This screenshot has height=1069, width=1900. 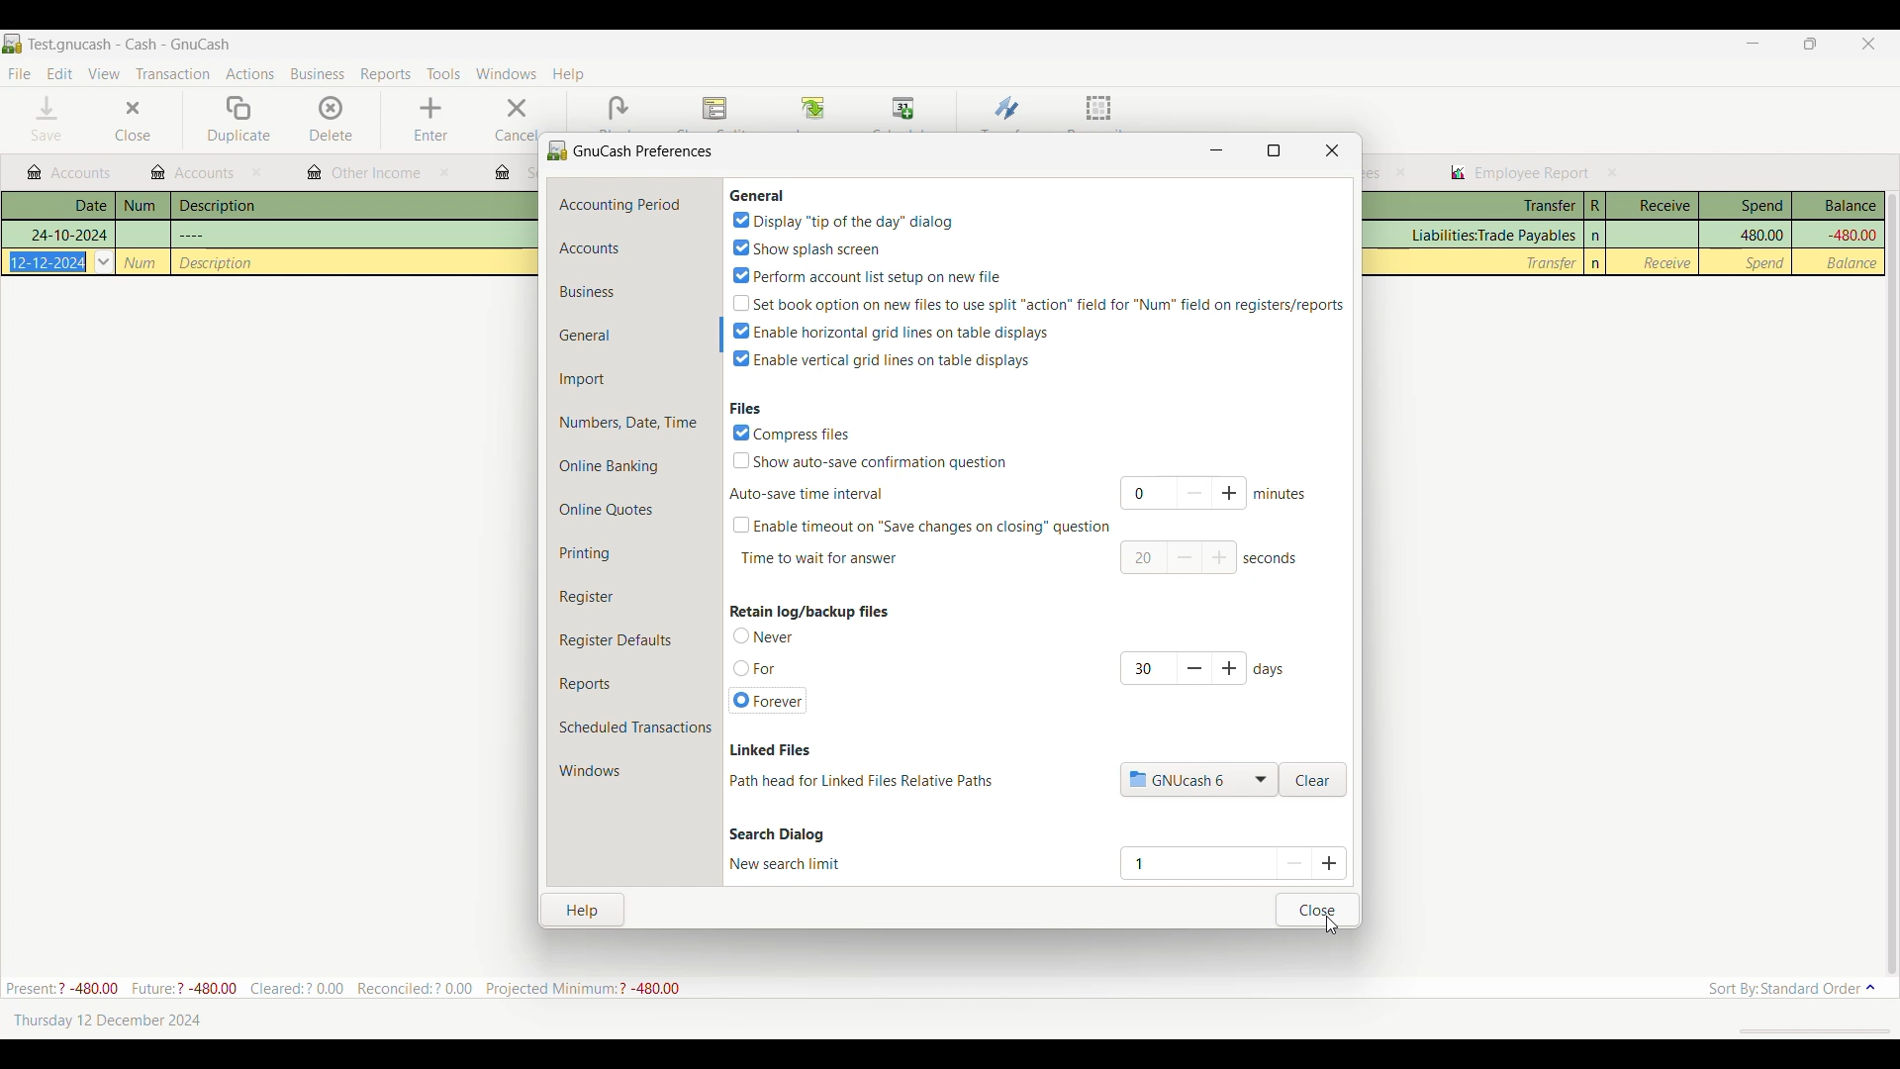 What do you see at coordinates (104, 261) in the screenshot?
I see `Click to see calendar` at bounding box center [104, 261].